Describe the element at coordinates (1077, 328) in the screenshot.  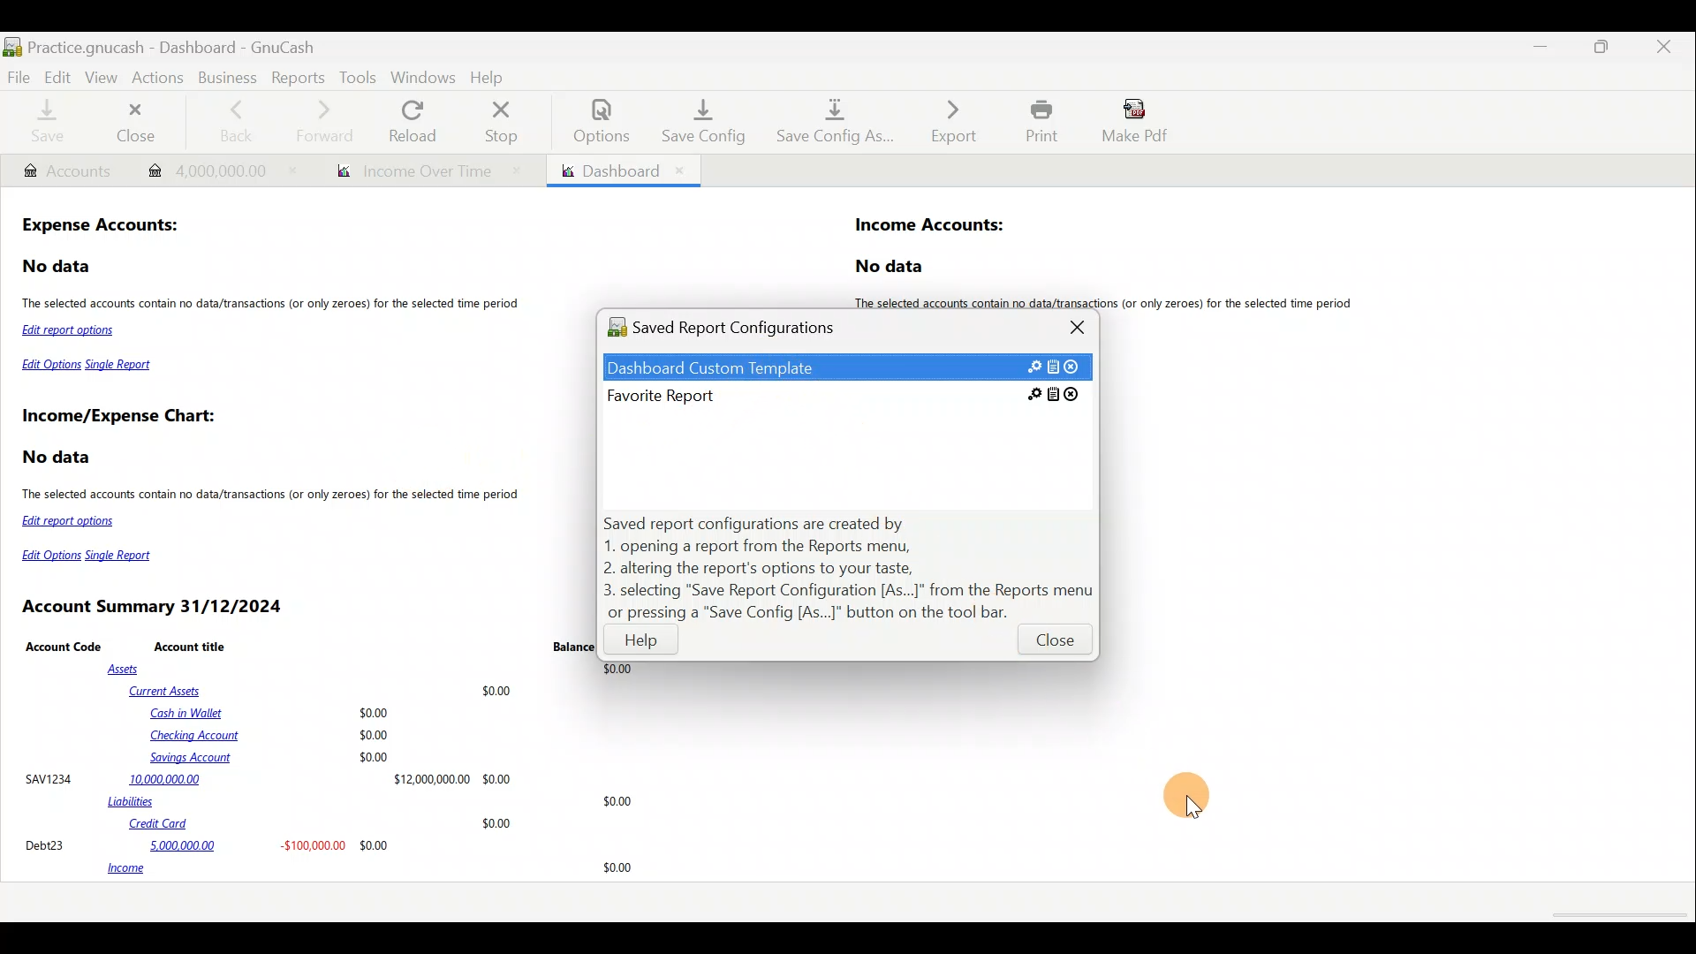
I see `Close` at that location.